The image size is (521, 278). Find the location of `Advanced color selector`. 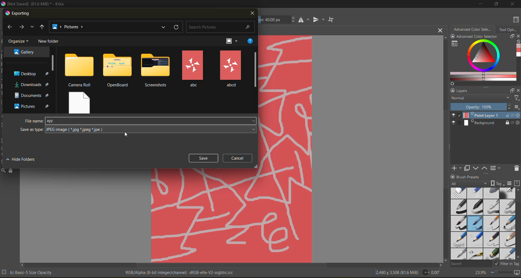

Advanced color selector is located at coordinates (518, 51).